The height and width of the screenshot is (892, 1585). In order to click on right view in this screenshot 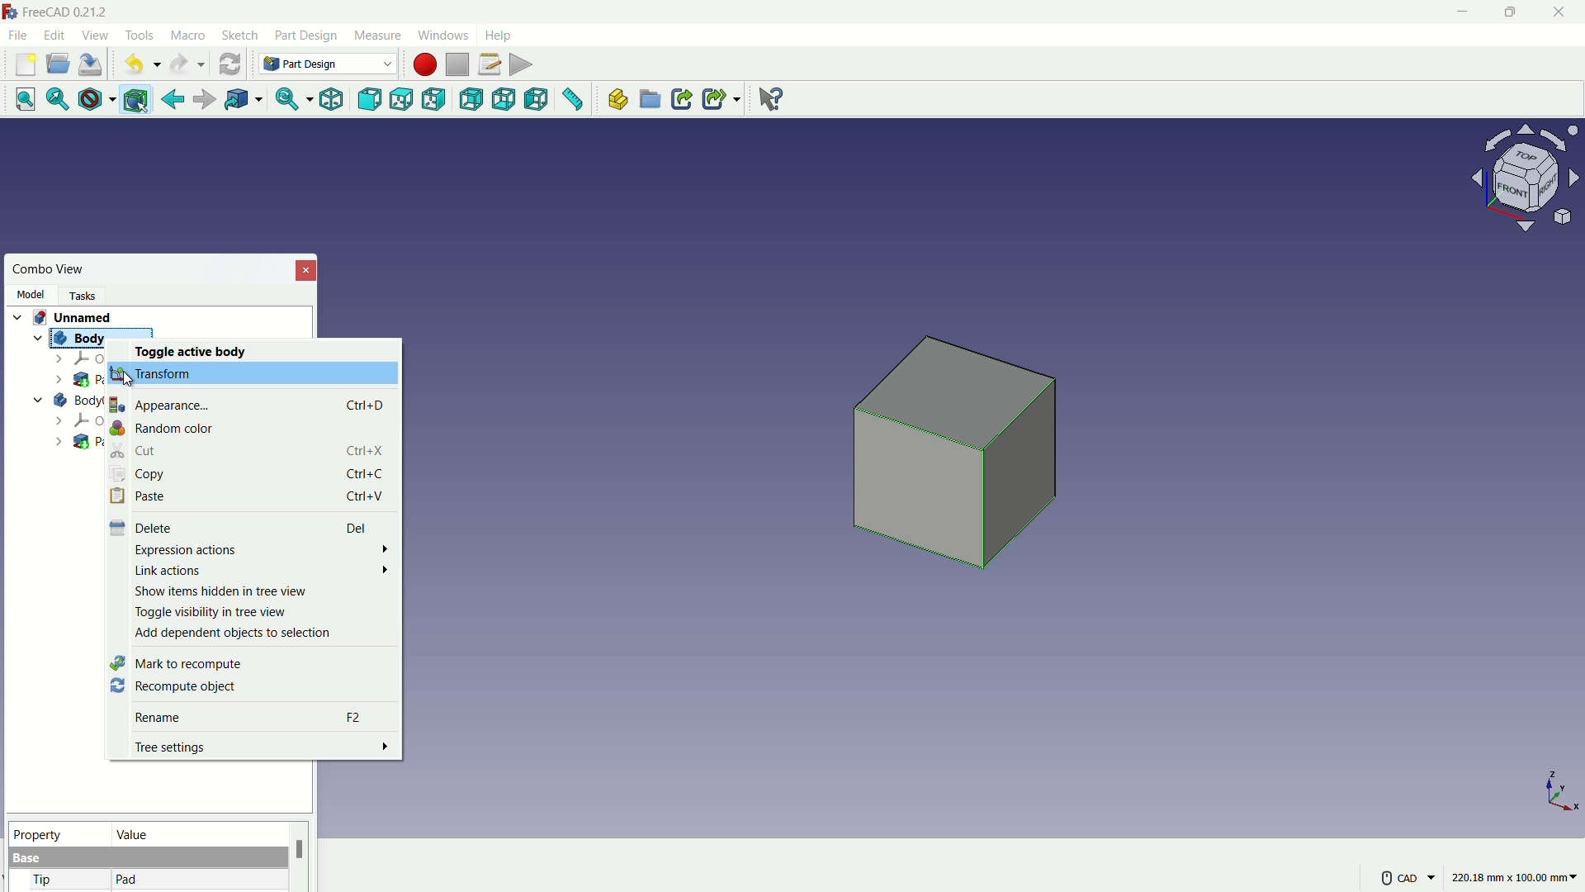, I will do `click(436, 102)`.